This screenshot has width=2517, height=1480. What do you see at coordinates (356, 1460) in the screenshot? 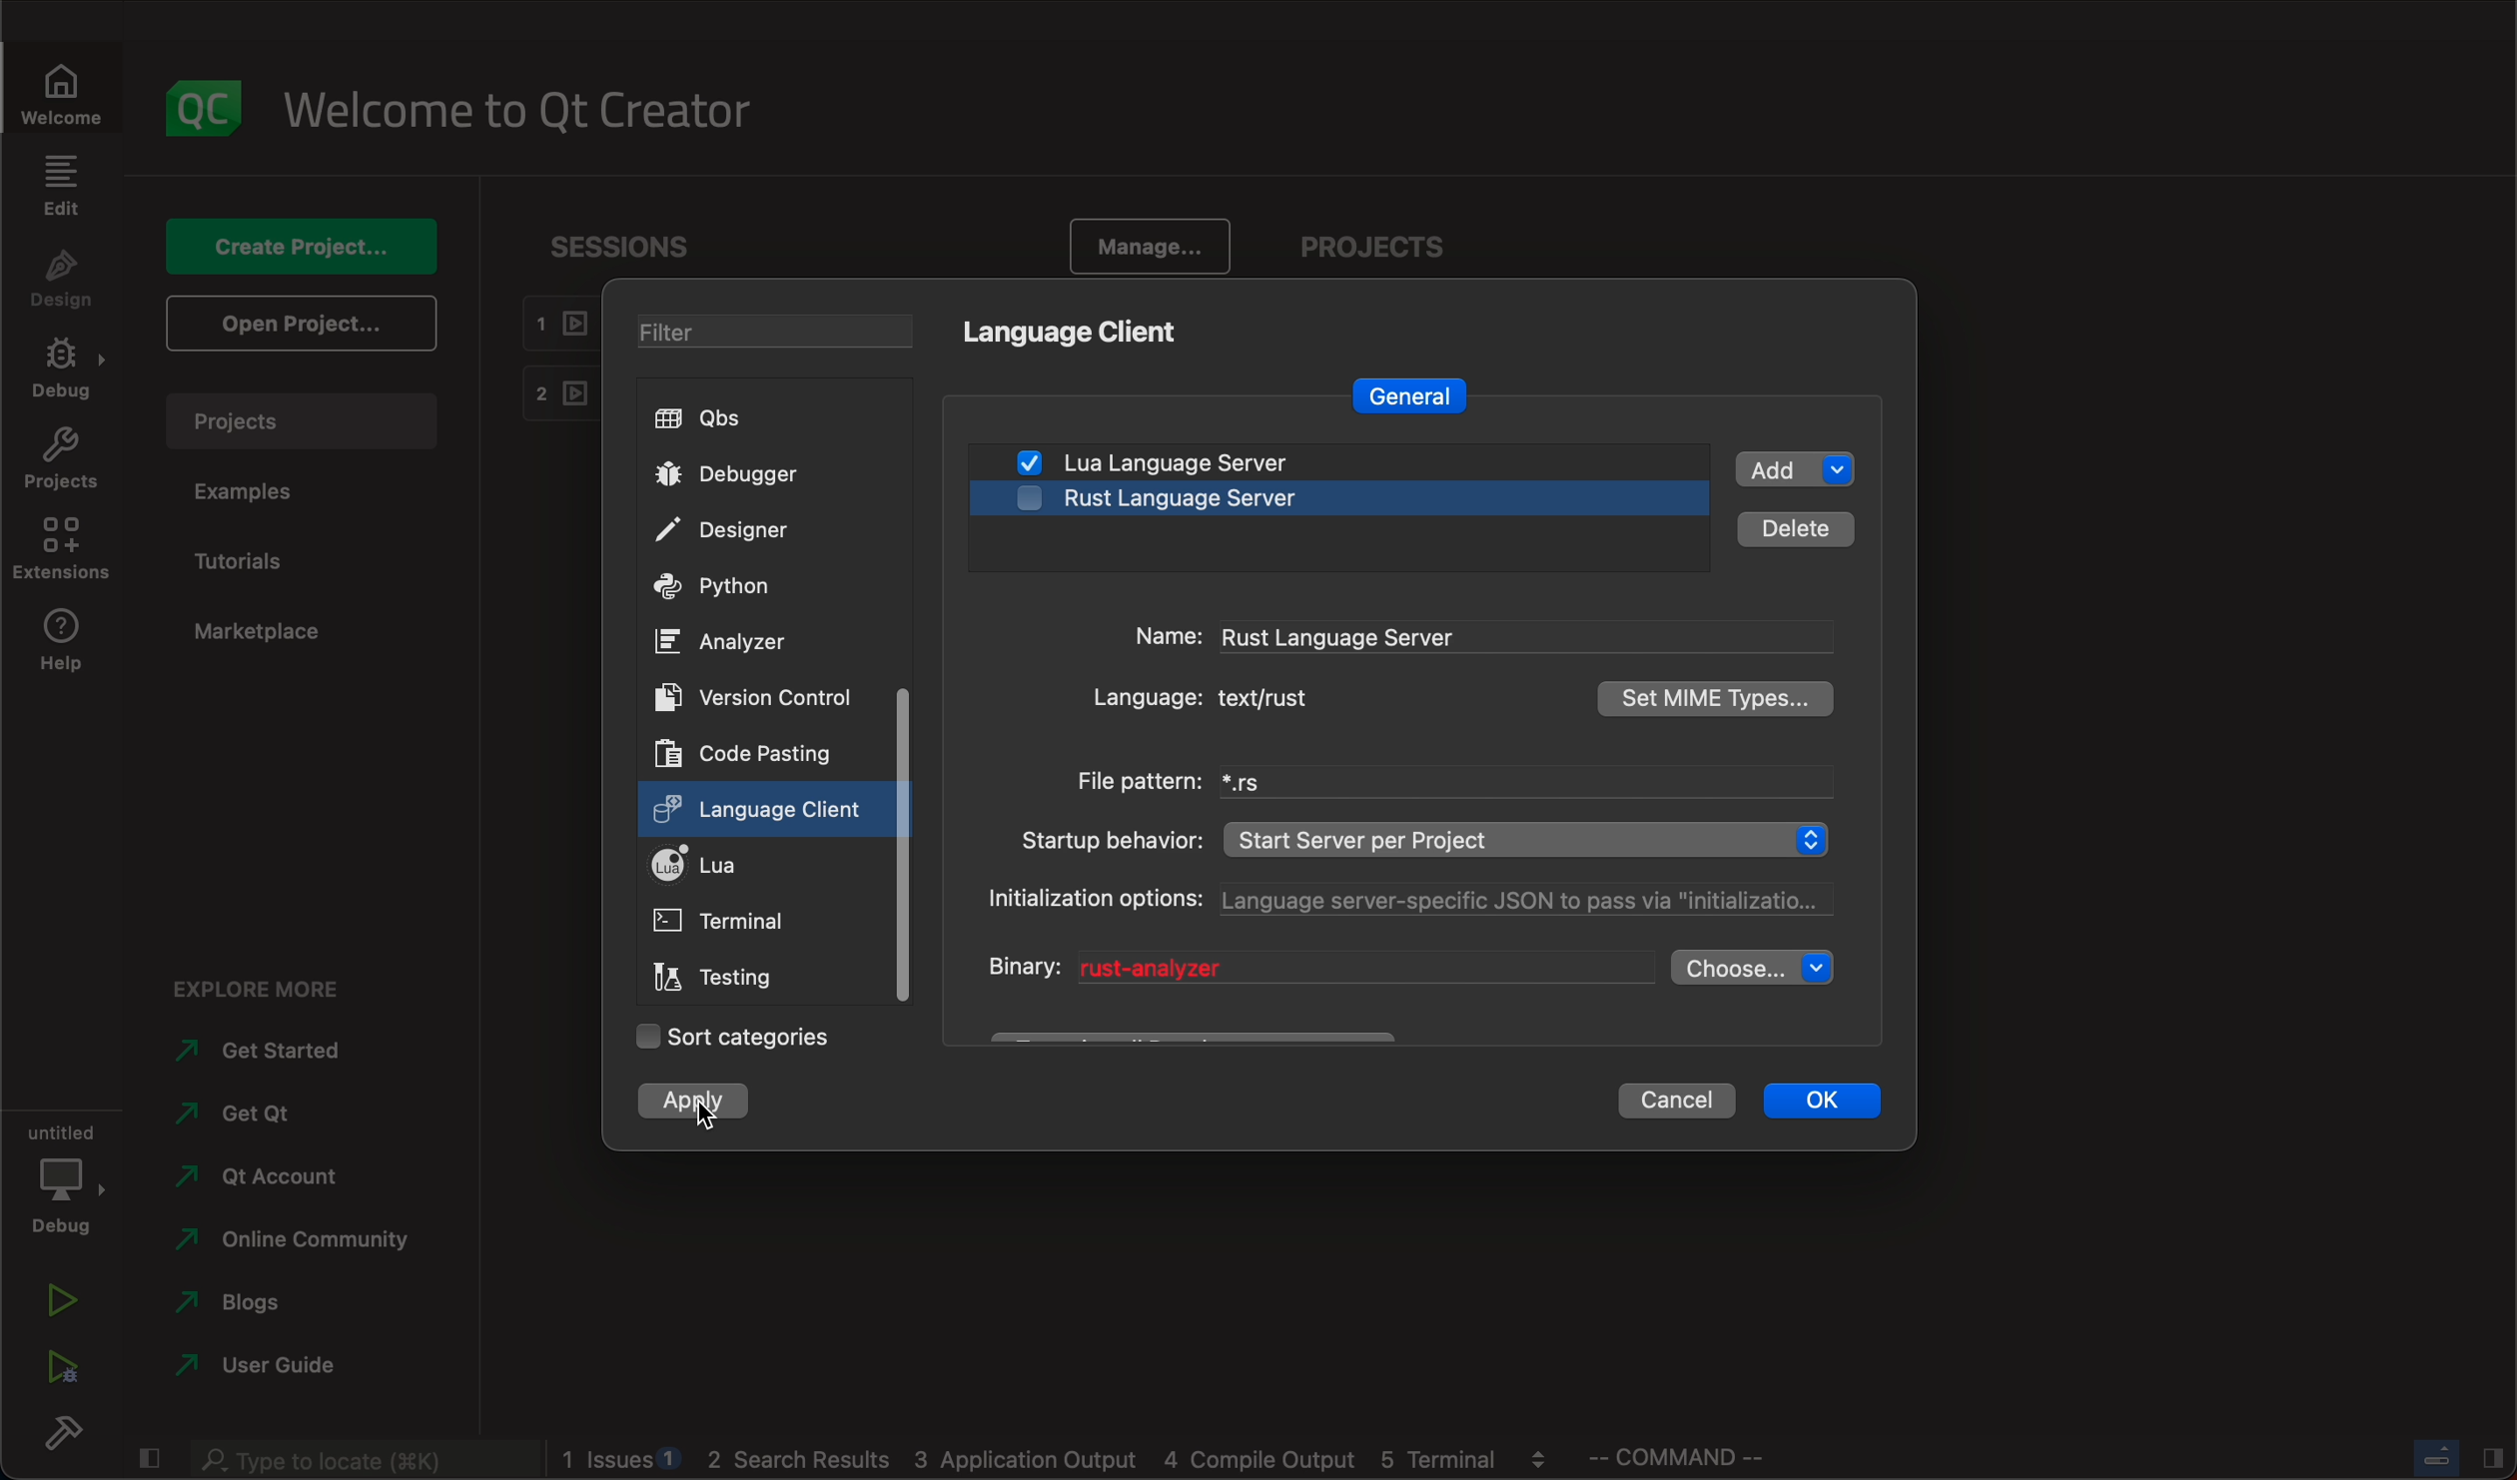
I see `search bar` at bounding box center [356, 1460].